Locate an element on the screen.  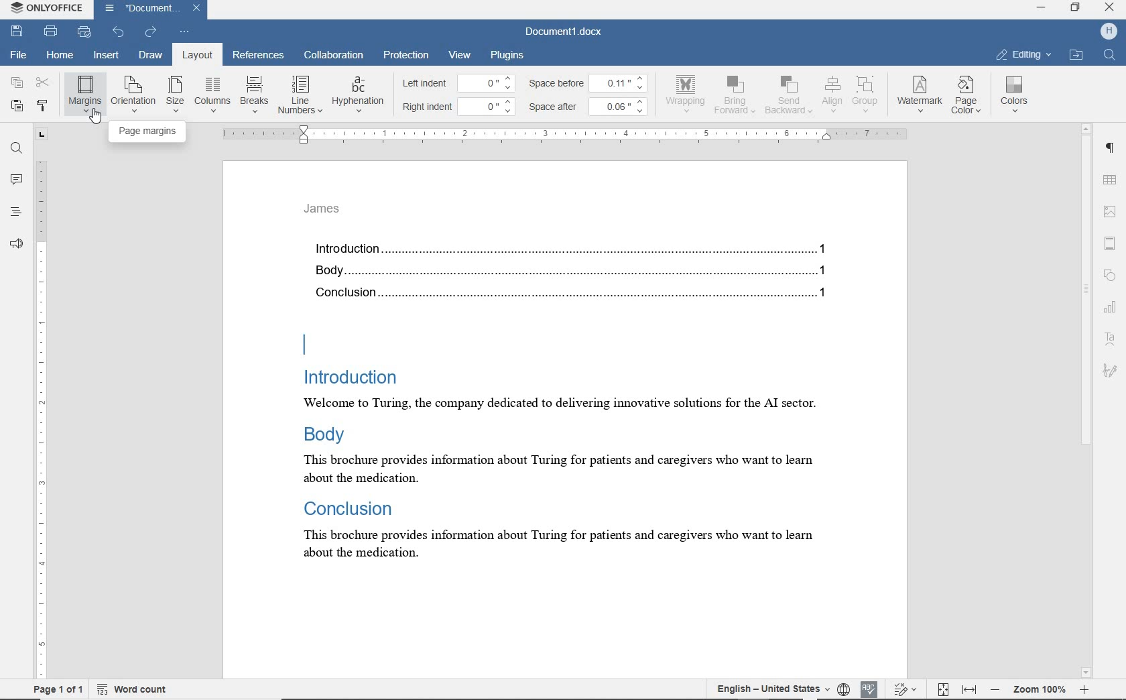
EDITING is located at coordinates (1023, 54).